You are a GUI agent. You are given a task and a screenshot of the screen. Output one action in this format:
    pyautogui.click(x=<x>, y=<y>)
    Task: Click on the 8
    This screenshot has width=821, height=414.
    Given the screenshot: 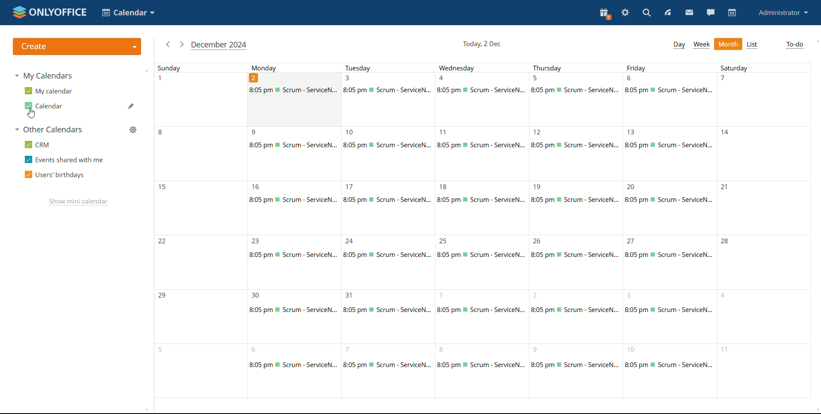 What is the action you would take?
    pyautogui.click(x=482, y=371)
    